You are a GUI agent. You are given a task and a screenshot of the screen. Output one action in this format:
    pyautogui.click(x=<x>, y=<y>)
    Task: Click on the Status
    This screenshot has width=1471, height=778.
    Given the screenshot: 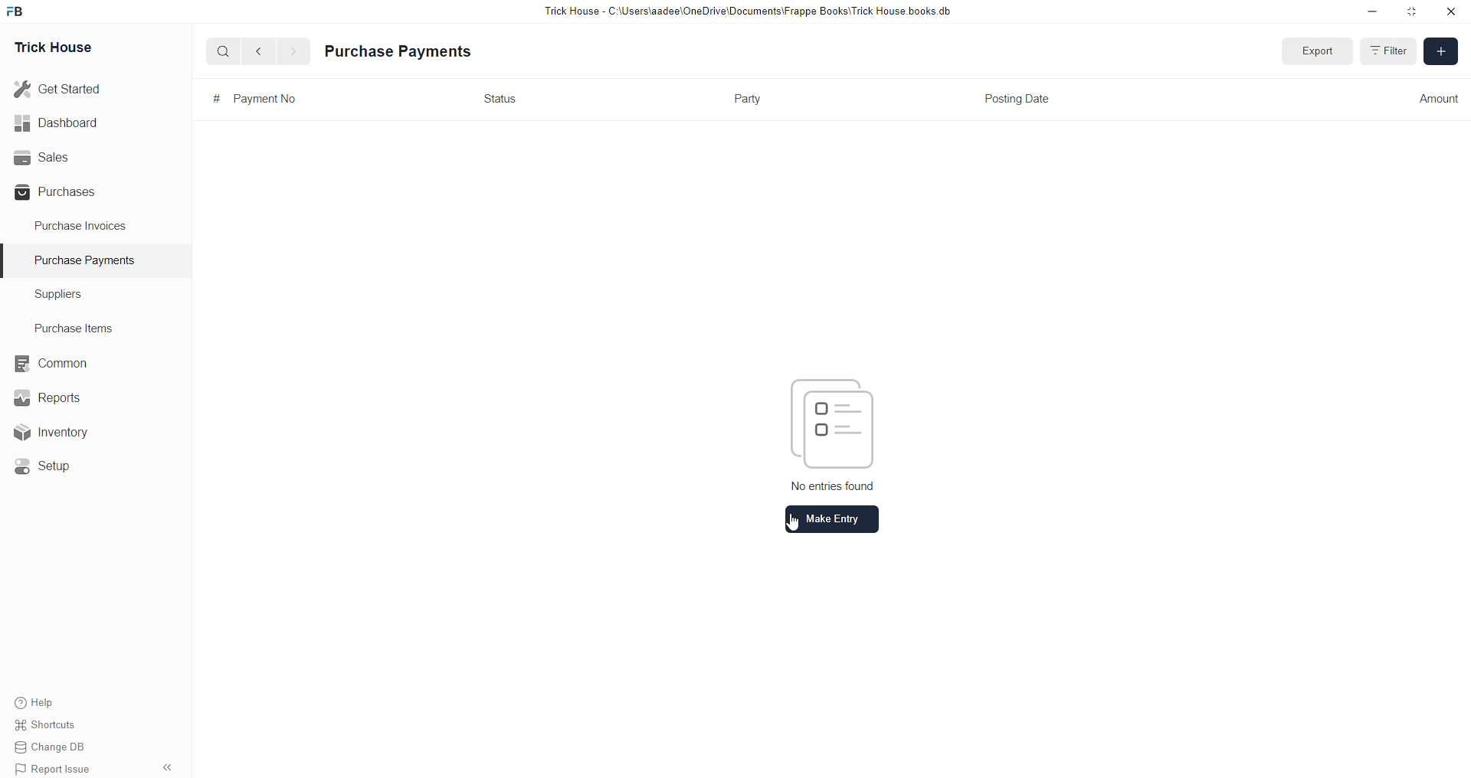 What is the action you would take?
    pyautogui.click(x=493, y=96)
    